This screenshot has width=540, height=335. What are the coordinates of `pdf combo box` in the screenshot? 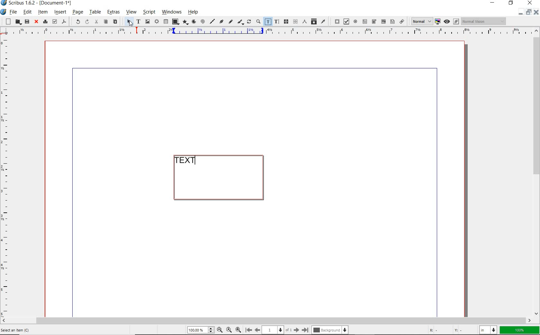 It's located at (374, 22).